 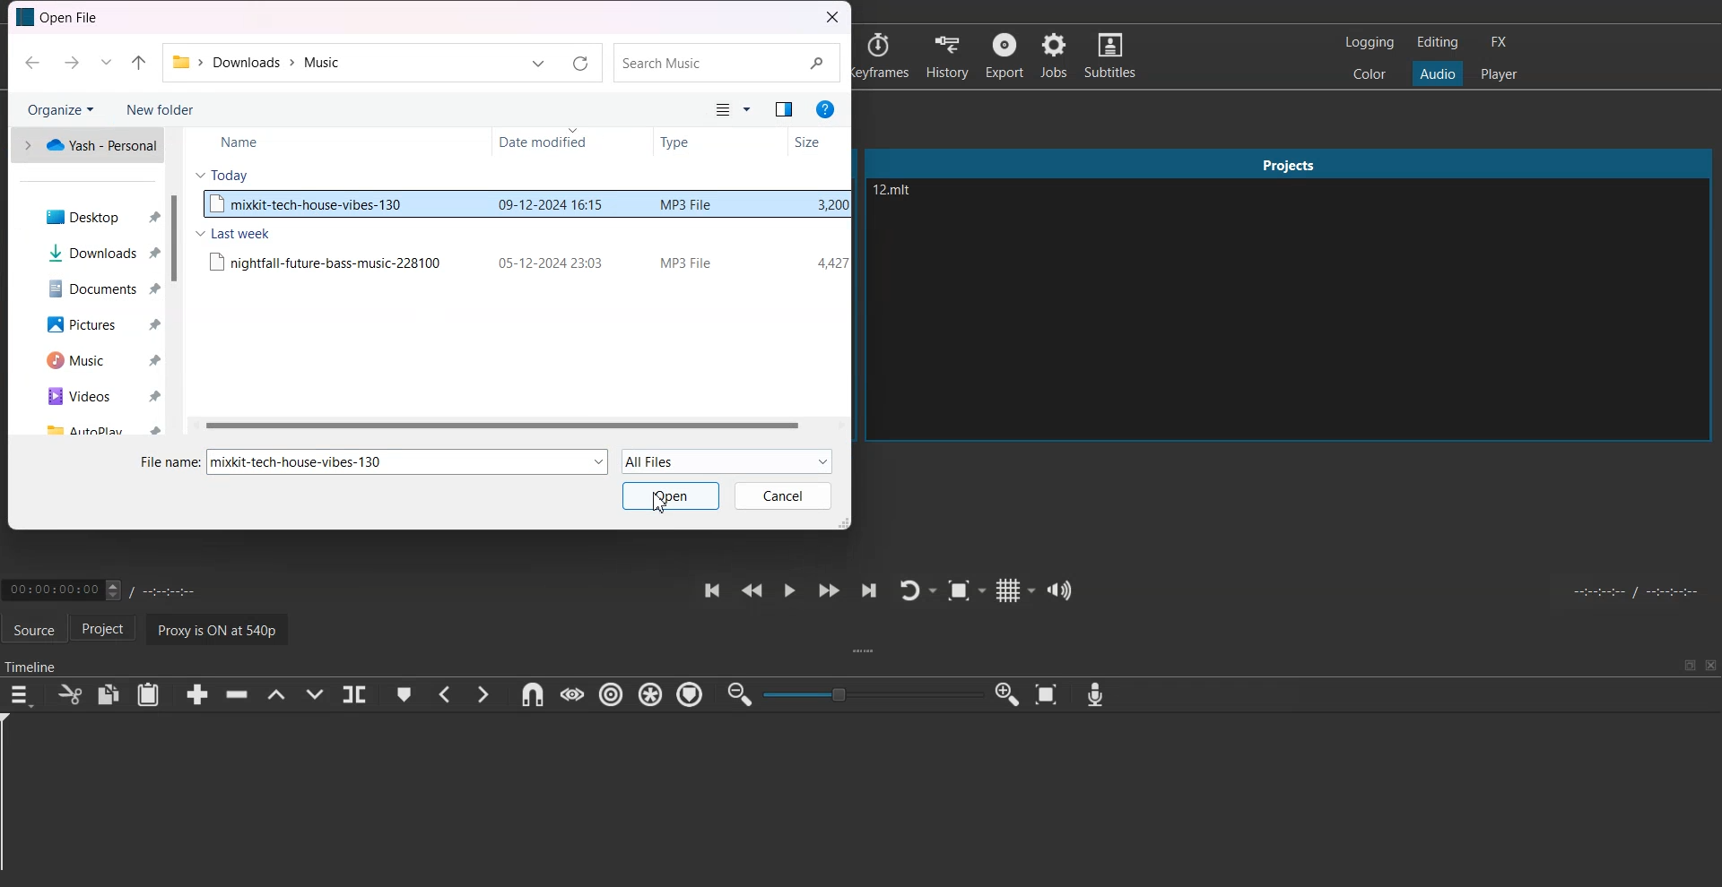 I want to click on Overwrite, so click(x=317, y=694).